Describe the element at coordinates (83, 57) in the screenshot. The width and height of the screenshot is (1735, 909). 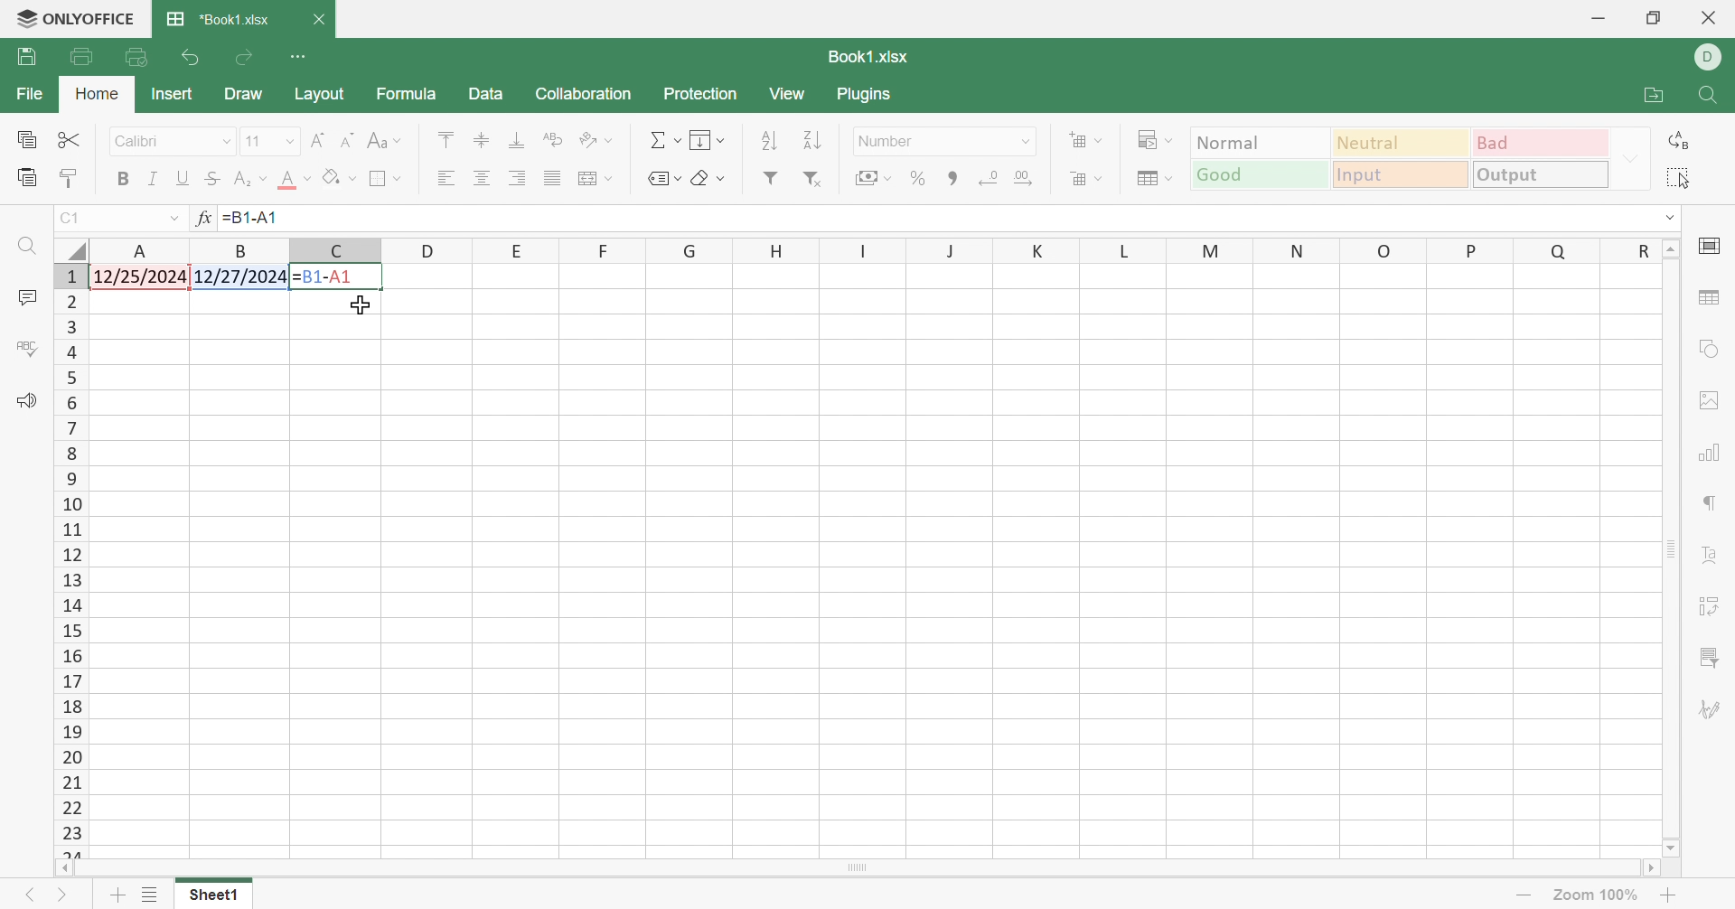
I see `Print` at that location.